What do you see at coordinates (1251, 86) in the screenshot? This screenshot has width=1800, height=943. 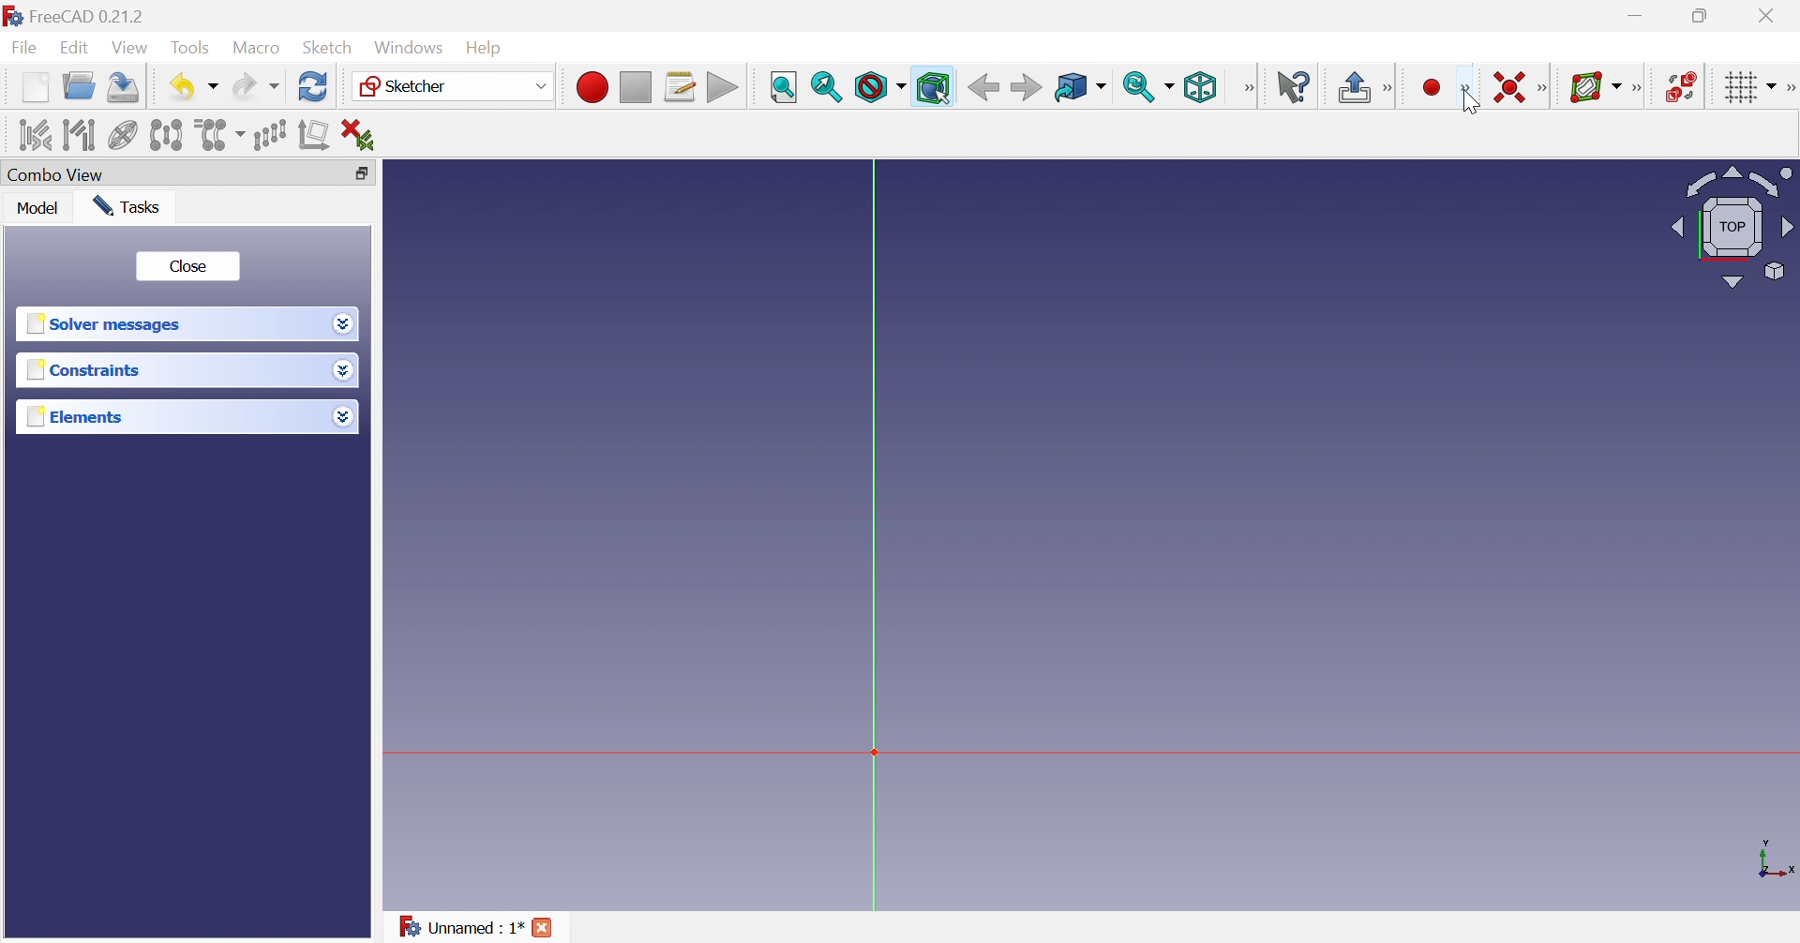 I see `[View]` at bounding box center [1251, 86].